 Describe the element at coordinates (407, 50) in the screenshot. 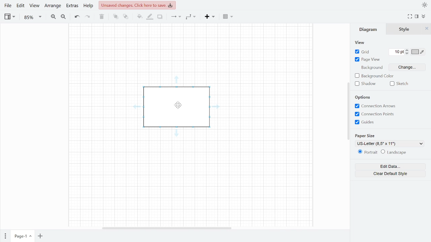

I see `Increase grid count` at that location.